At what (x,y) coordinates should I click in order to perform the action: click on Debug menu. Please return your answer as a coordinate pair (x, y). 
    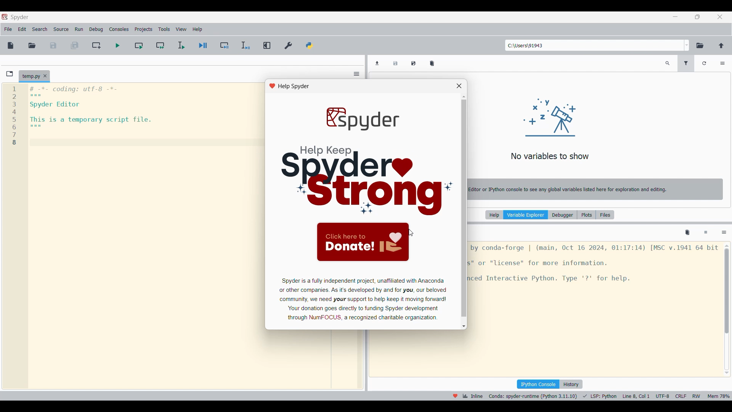
    Looking at the image, I should click on (96, 29).